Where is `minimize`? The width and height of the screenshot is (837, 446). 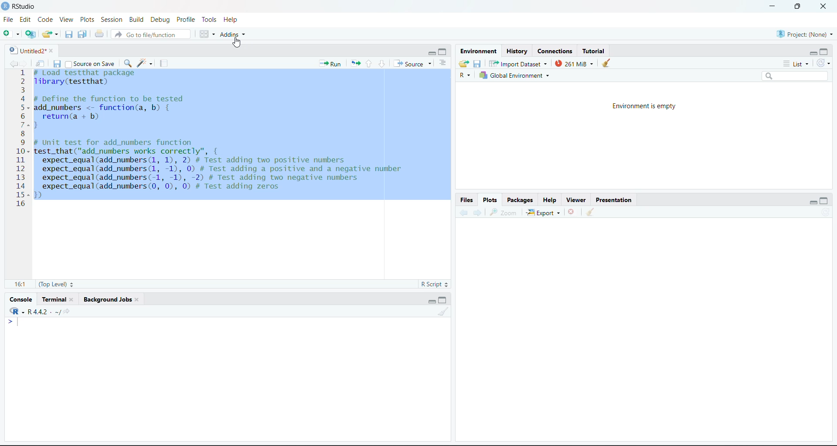 minimize is located at coordinates (772, 6).